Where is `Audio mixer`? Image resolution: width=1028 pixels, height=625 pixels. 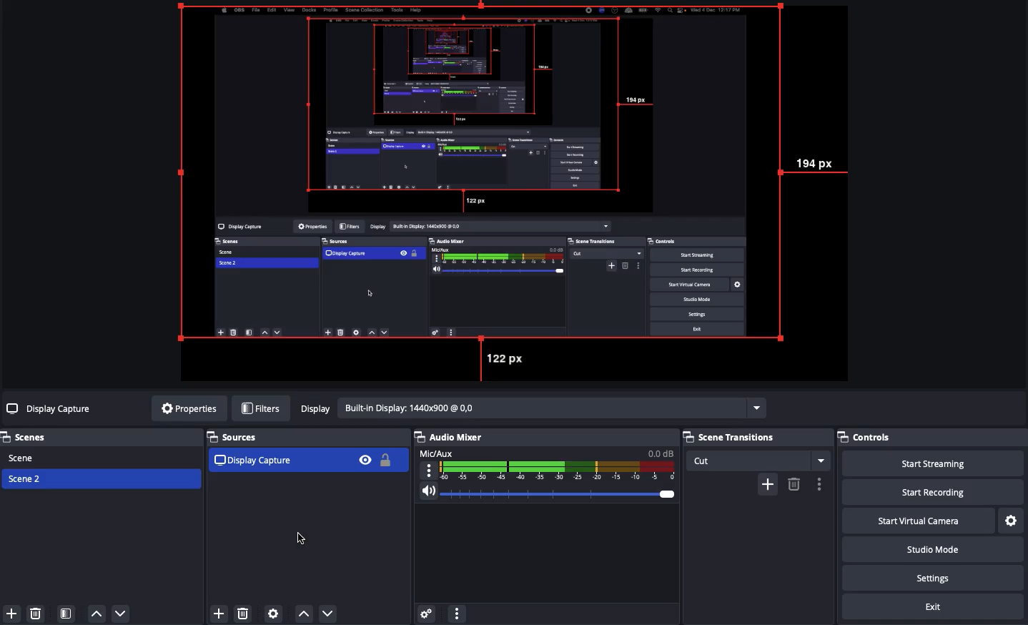
Audio mixer is located at coordinates (450, 437).